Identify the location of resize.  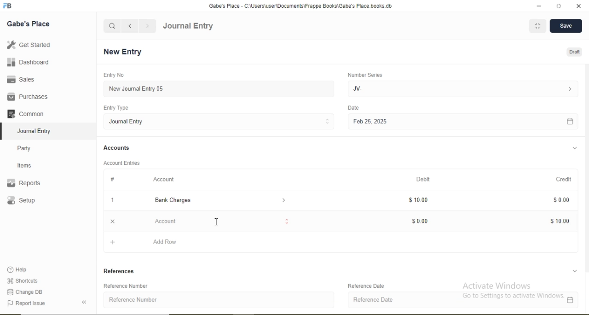
(558, 6).